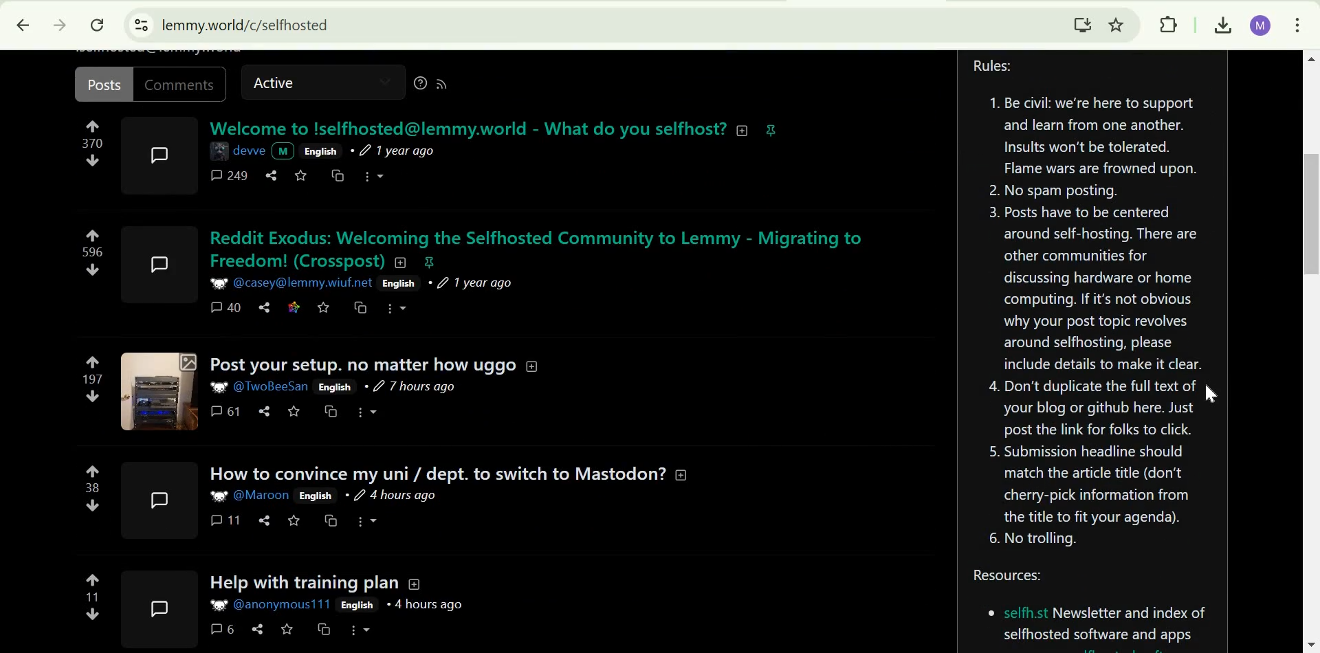 This screenshot has width=1320, height=653. I want to click on More, so click(361, 630).